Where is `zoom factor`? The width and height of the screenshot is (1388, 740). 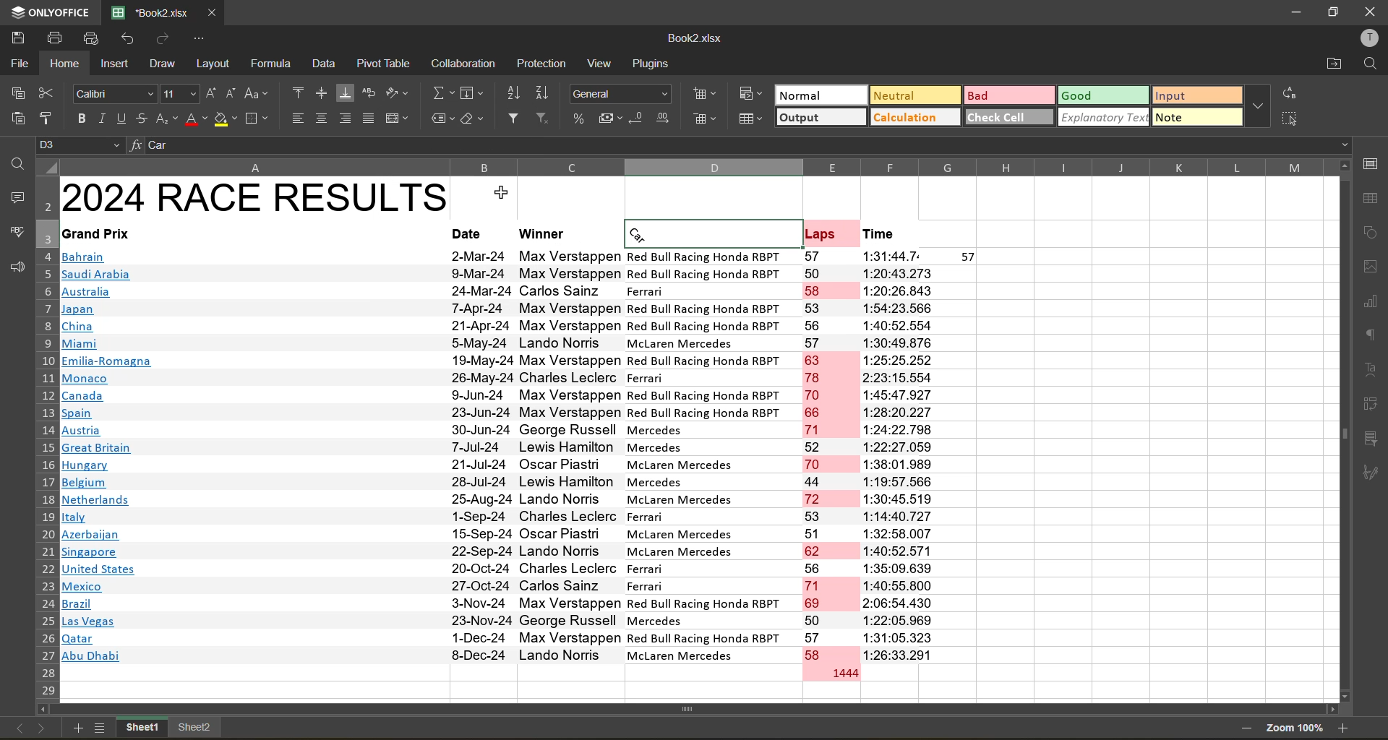
zoom factor is located at coordinates (1295, 728).